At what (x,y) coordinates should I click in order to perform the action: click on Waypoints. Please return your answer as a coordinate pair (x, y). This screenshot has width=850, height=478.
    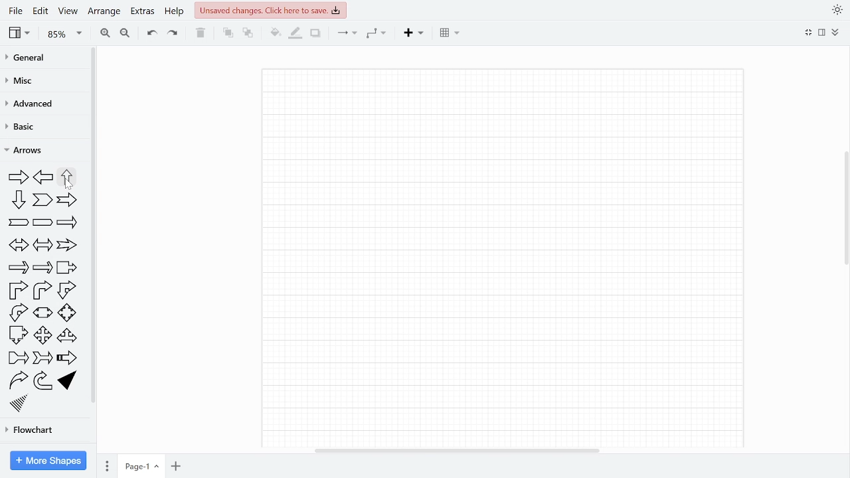
    Looking at the image, I should click on (378, 33).